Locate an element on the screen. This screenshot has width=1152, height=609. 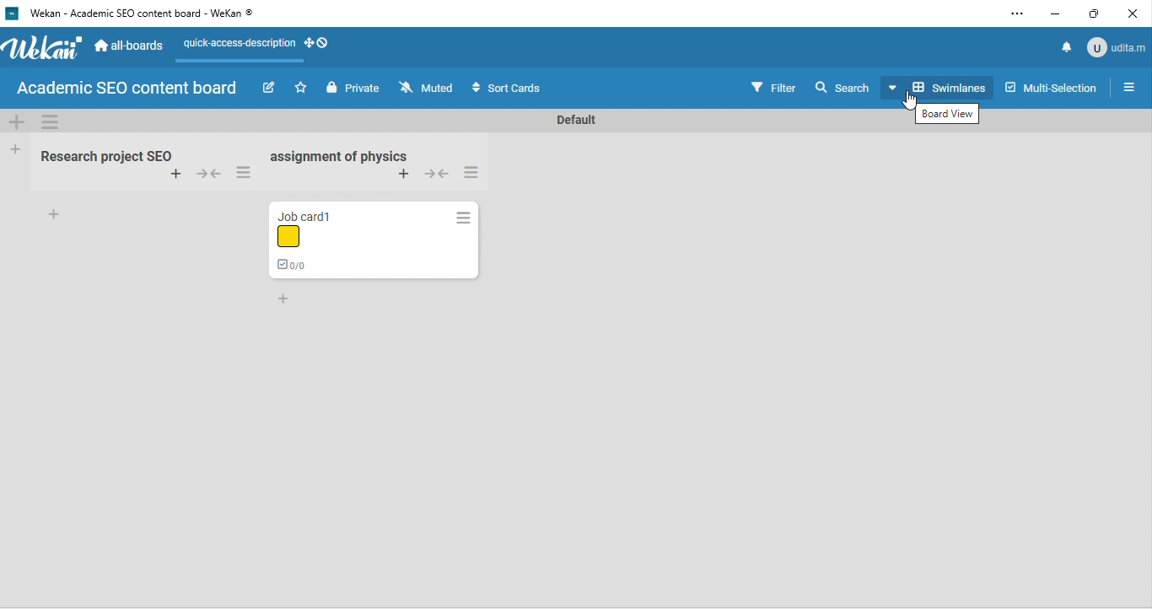
account is located at coordinates (1117, 48).